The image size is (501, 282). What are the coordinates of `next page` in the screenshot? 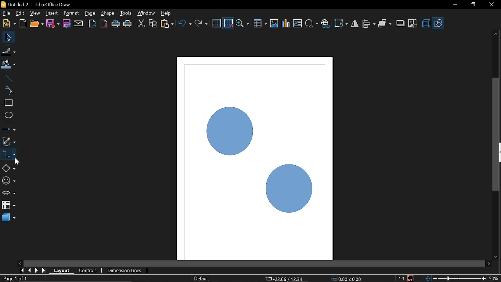 It's located at (37, 270).